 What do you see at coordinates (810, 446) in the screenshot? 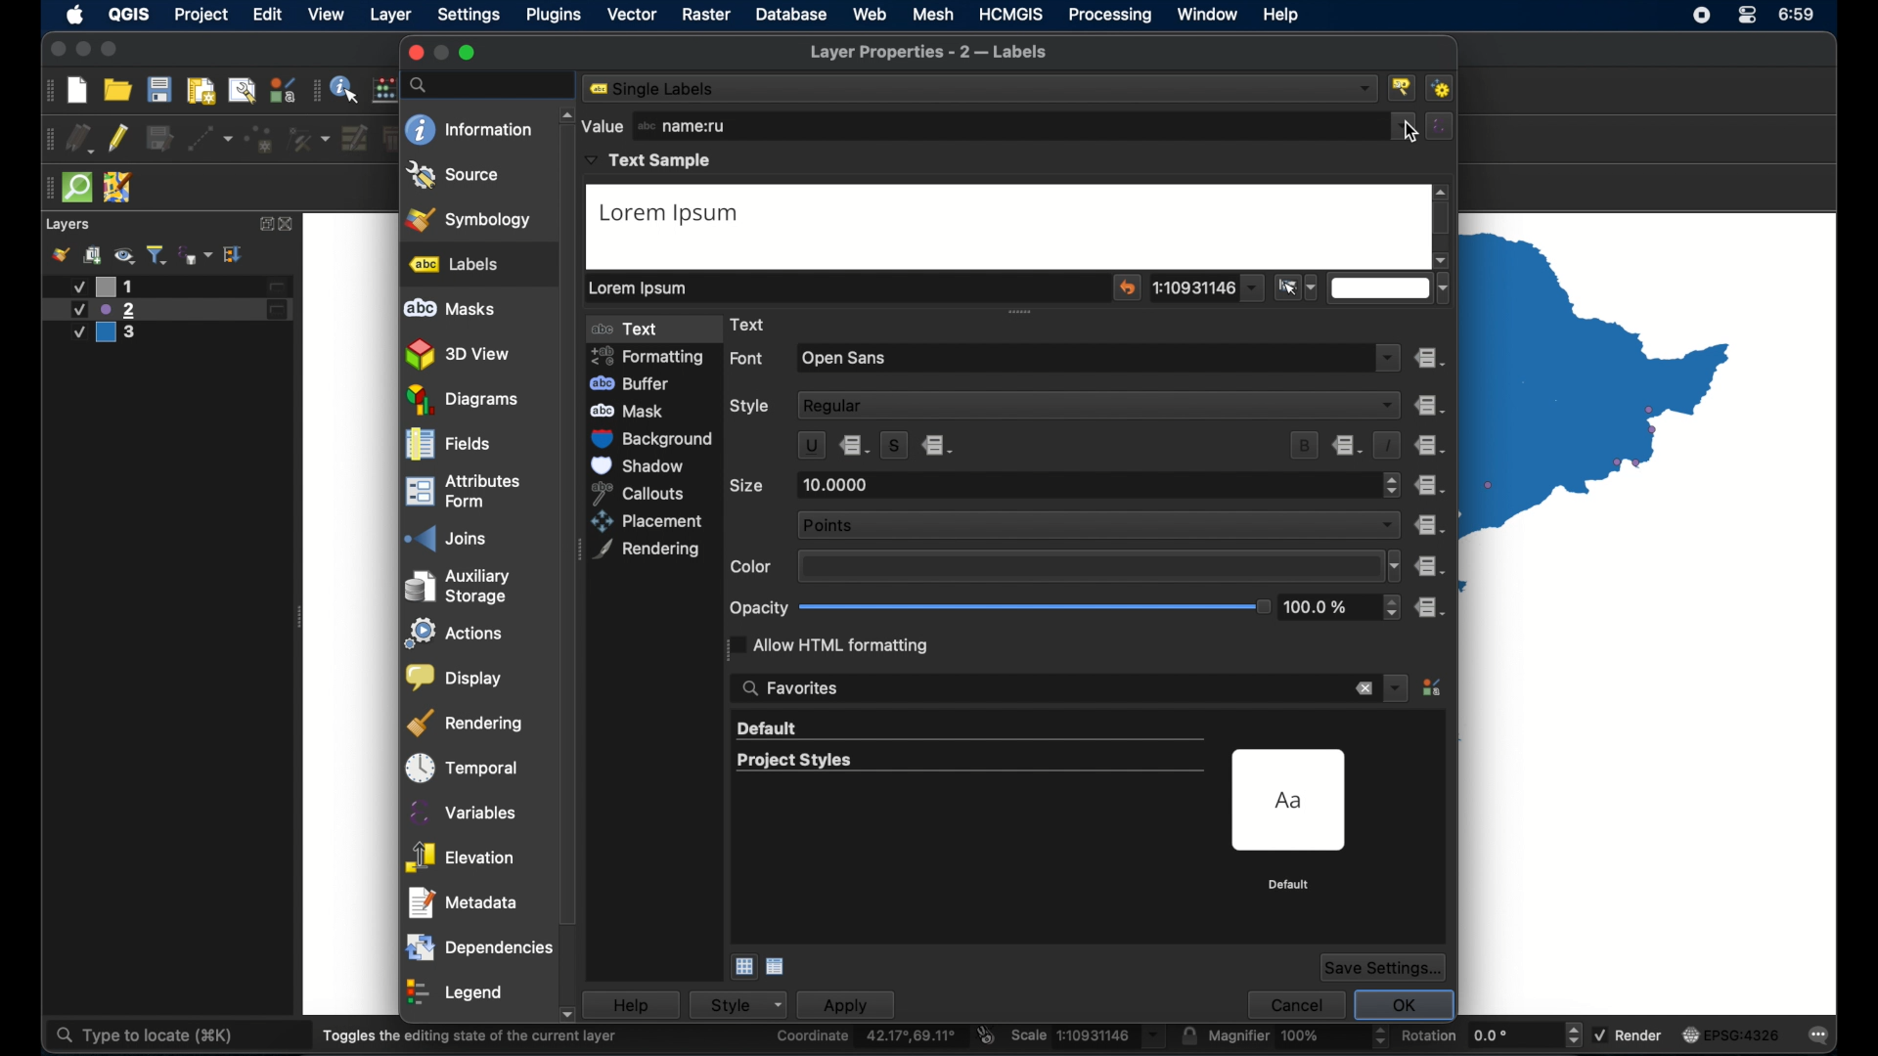
I see `u` at bounding box center [810, 446].